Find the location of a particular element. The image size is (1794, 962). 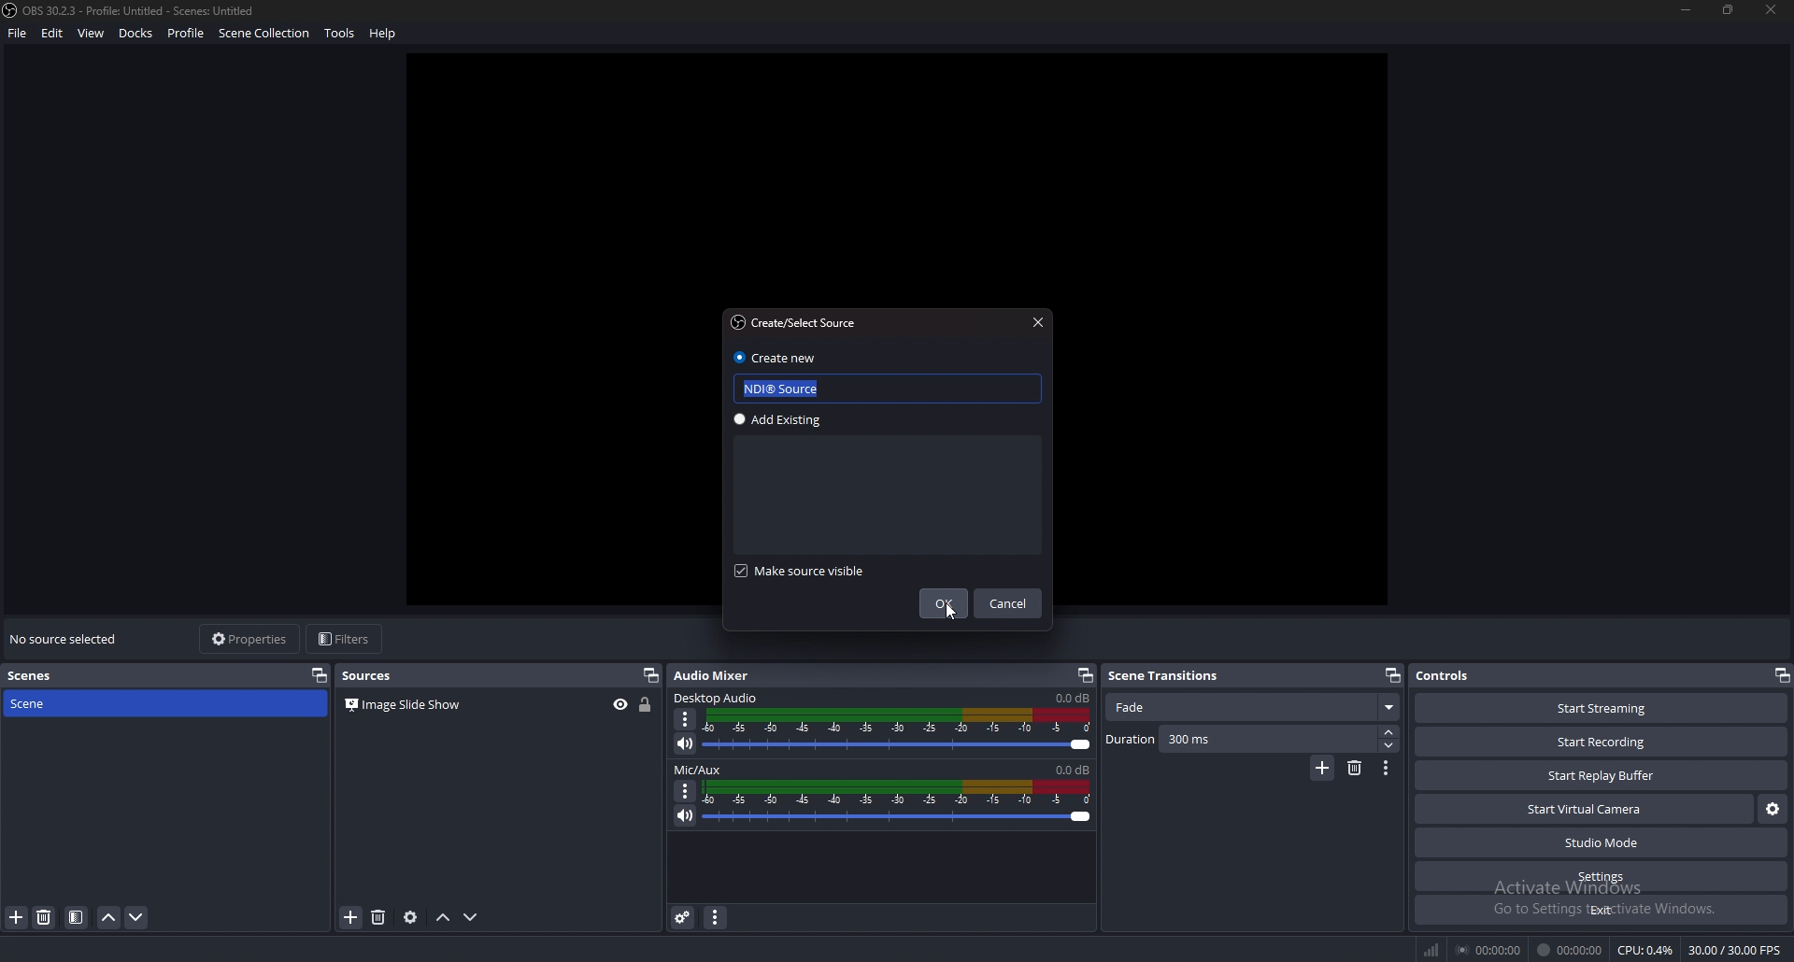

configure virtual camera is located at coordinates (1773, 809).